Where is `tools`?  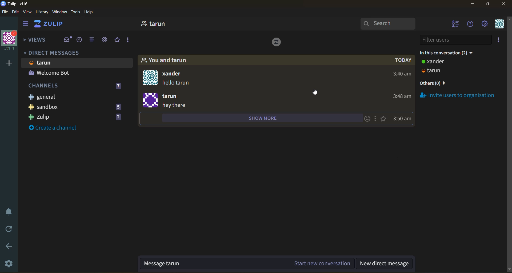 tools is located at coordinates (75, 12).